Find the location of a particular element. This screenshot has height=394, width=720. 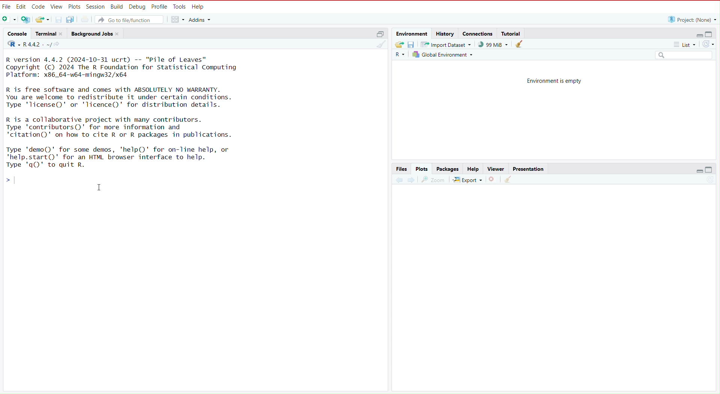

Type 'demo()' for some demos, 'help()' for on-line help, or
'help.start()' for an HTML browser interface to help.
Type 'q()' to quit R. is located at coordinates (124, 157).